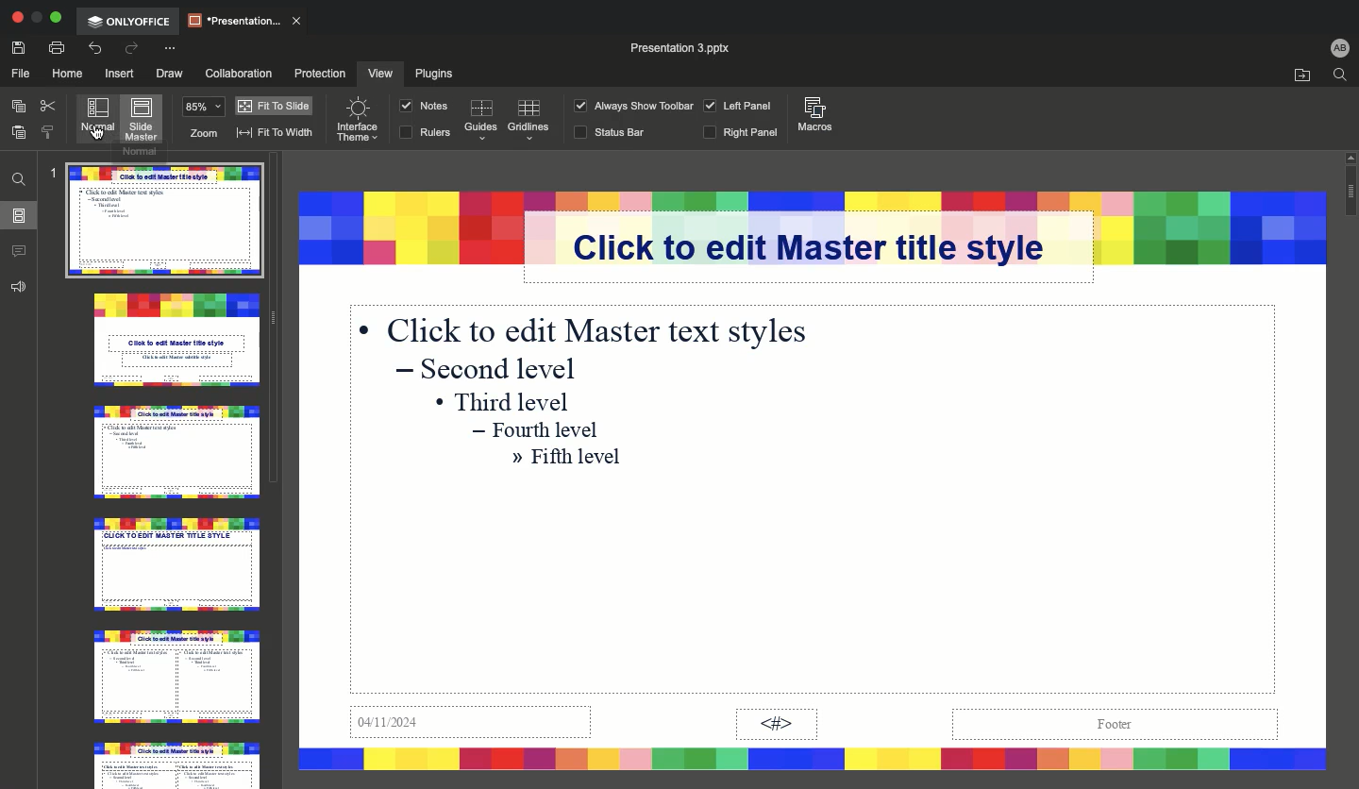 The image size is (1359, 789). I want to click on Notes, so click(424, 106).